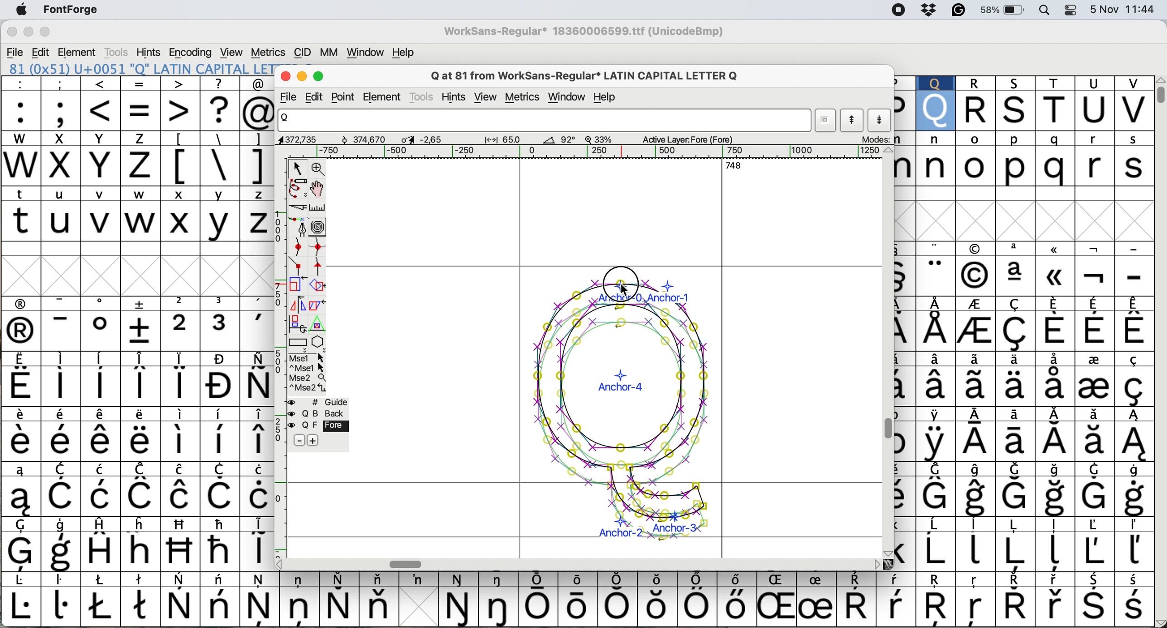 The image size is (1167, 628). Describe the element at coordinates (318, 170) in the screenshot. I see `zoom in` at that location.